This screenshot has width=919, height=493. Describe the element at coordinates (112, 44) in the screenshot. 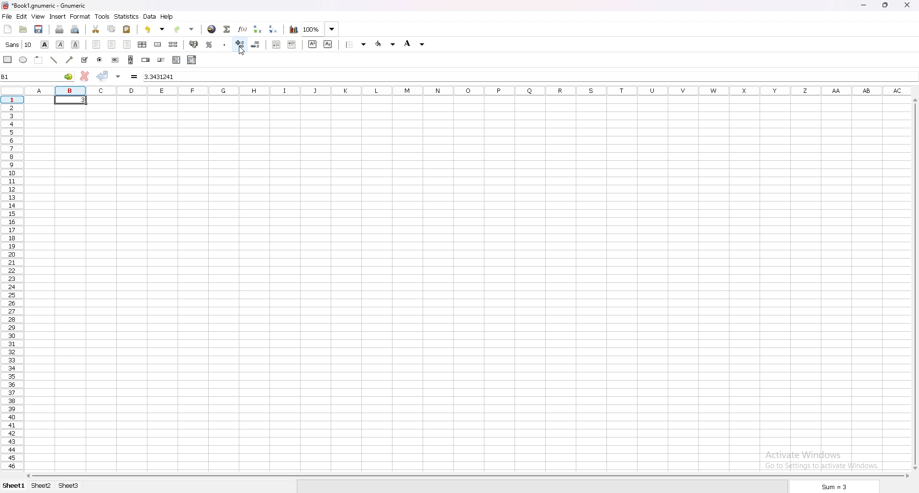

I see `center` at that location.